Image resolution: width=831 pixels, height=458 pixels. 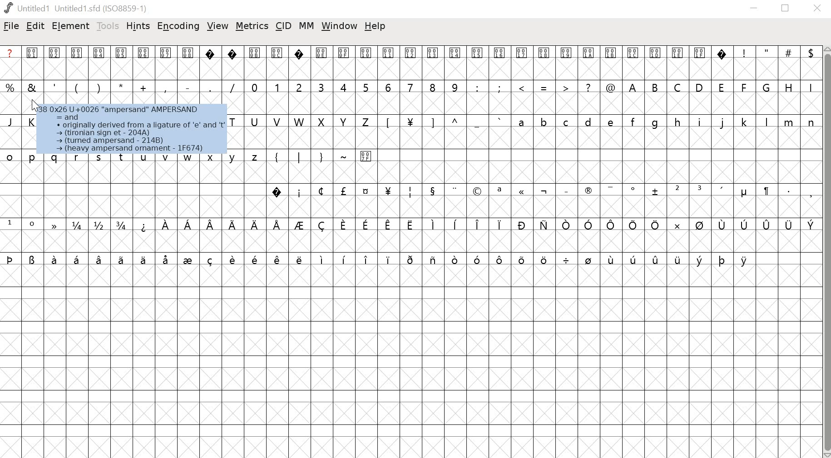 I want to click on symbol, so click(x=589, y=224).